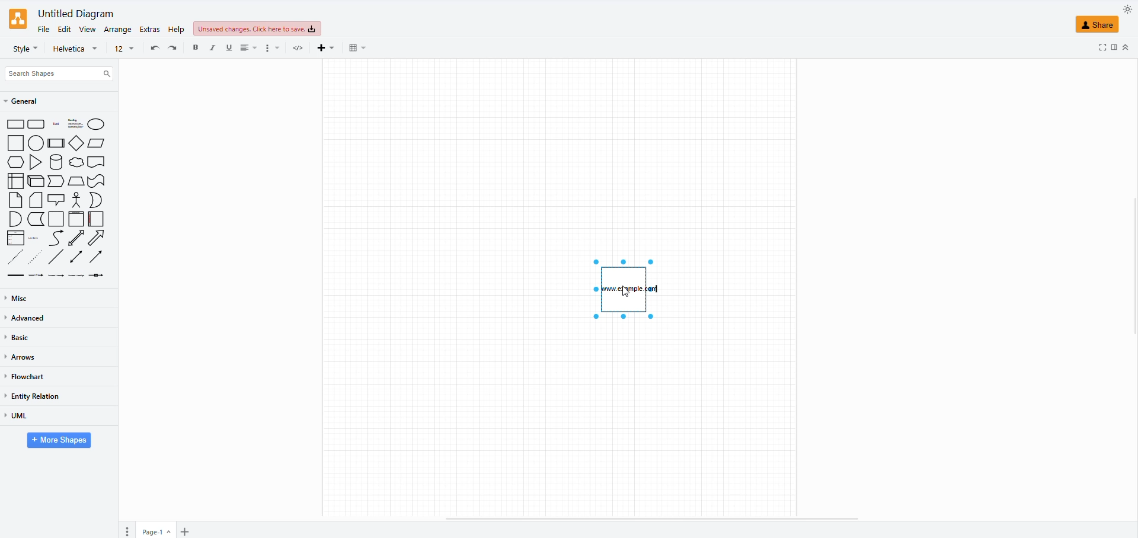 This screenshot has height=538, width=1138. I want to click on actor, so click(76, 200).